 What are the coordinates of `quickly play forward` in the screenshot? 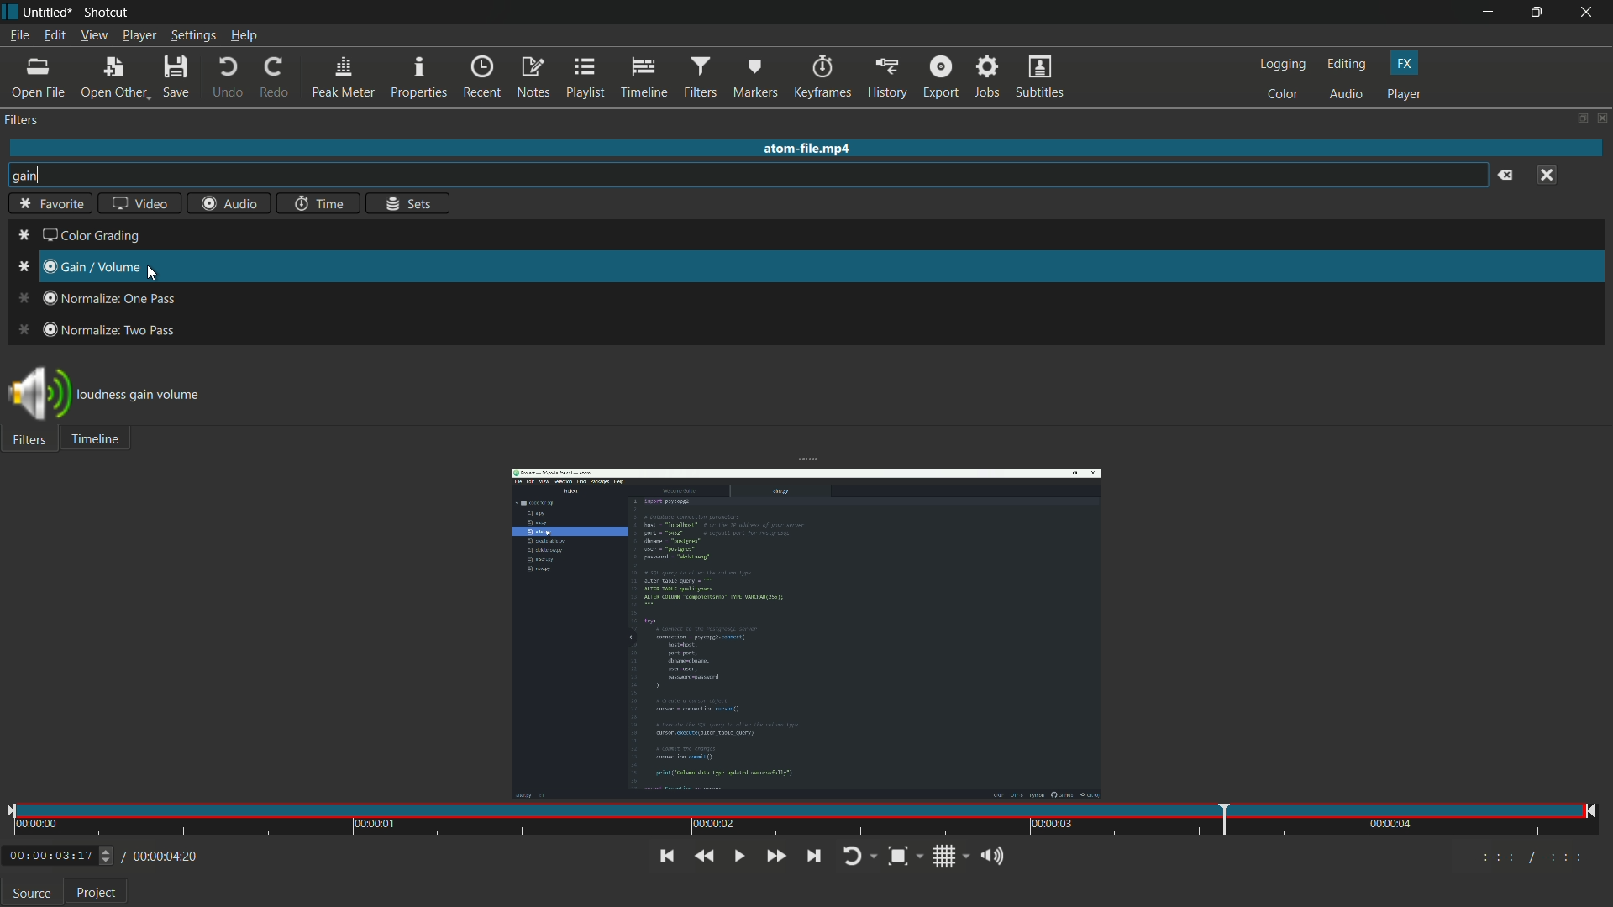 It's located at (778, 856).